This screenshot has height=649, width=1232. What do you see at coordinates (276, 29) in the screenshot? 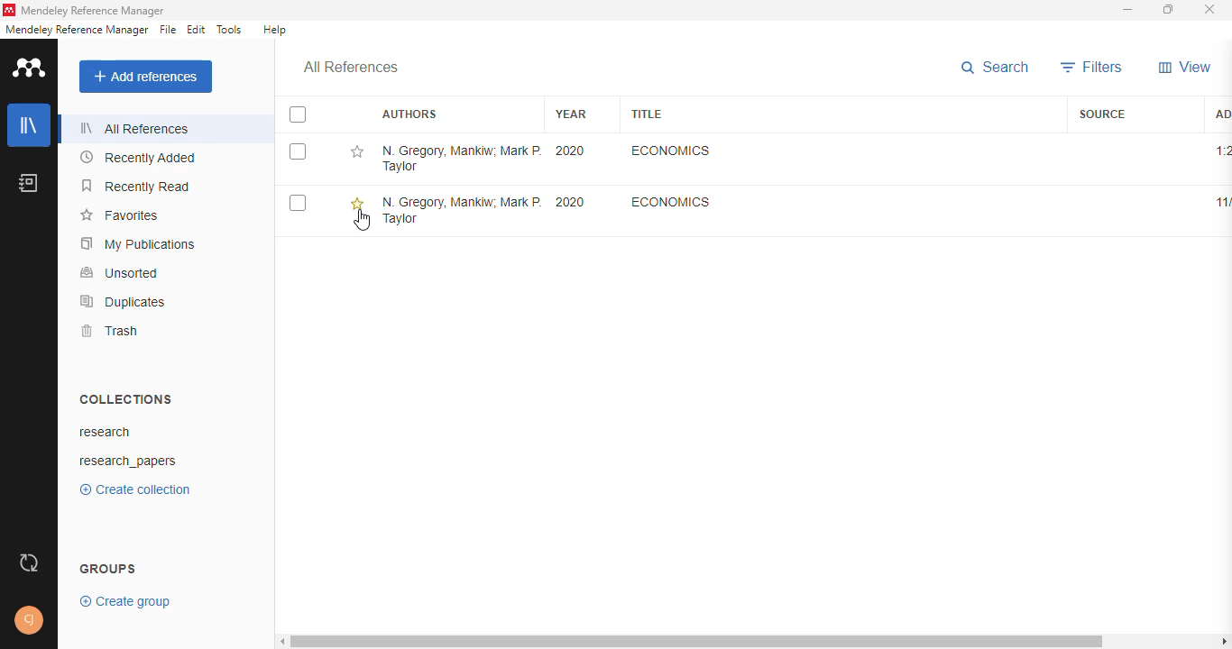
I see `help` at bounding box center [276, 29].